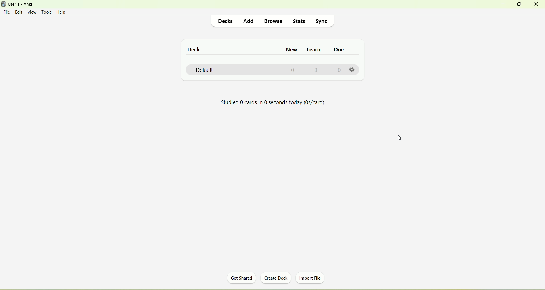  Describe the element at coordinates (339, 50) in the screenshot. I see `due` at that location.